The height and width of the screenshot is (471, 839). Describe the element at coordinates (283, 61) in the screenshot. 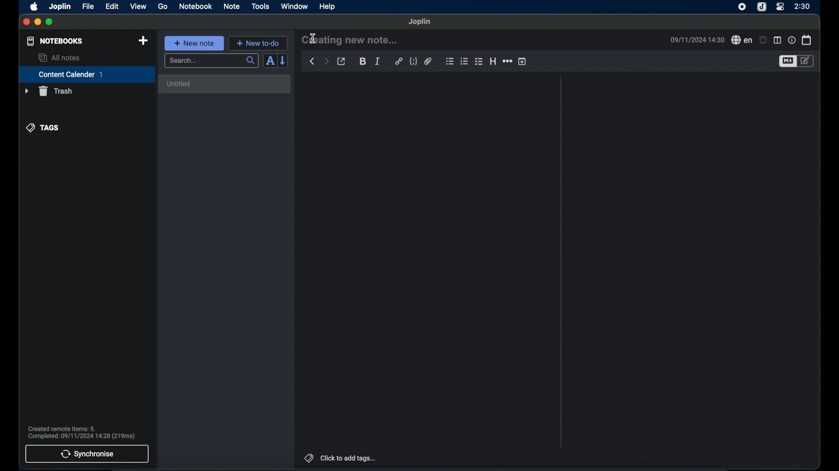

I see `reverse sort order` at that location.